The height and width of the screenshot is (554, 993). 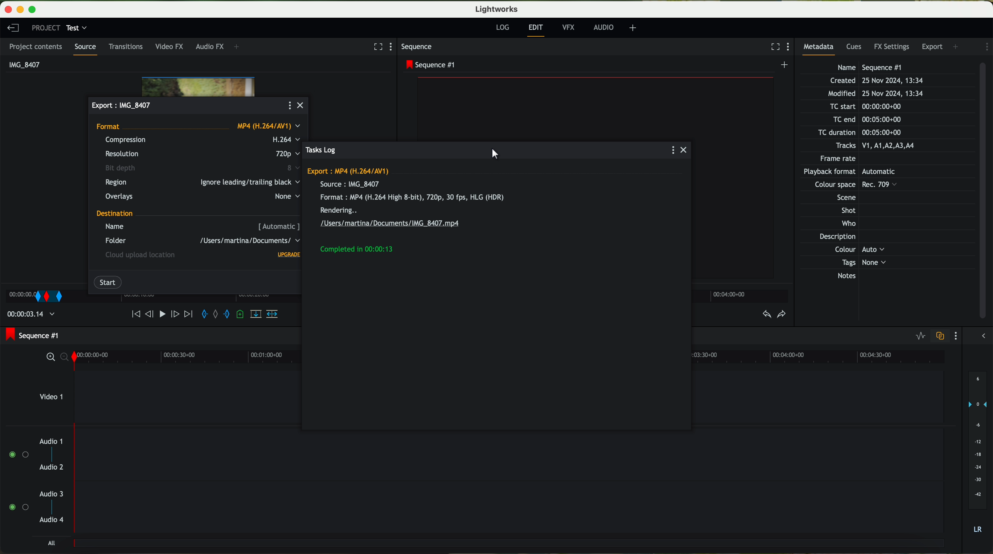 I want to click on clear marks, so click(x=218, y=314).